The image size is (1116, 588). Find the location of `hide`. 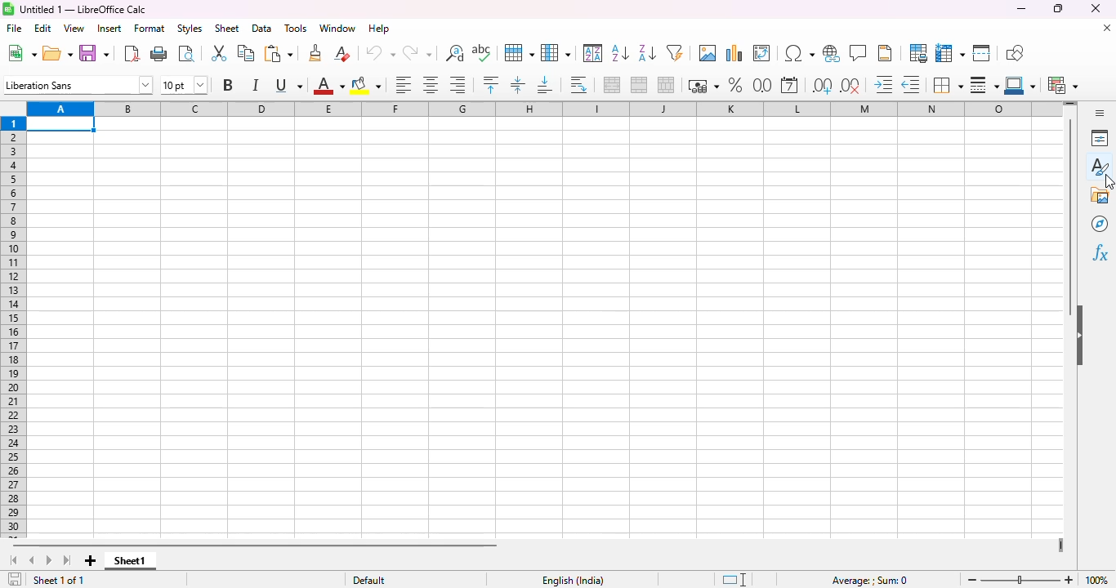

hide is located at coordinates (1079, 335).